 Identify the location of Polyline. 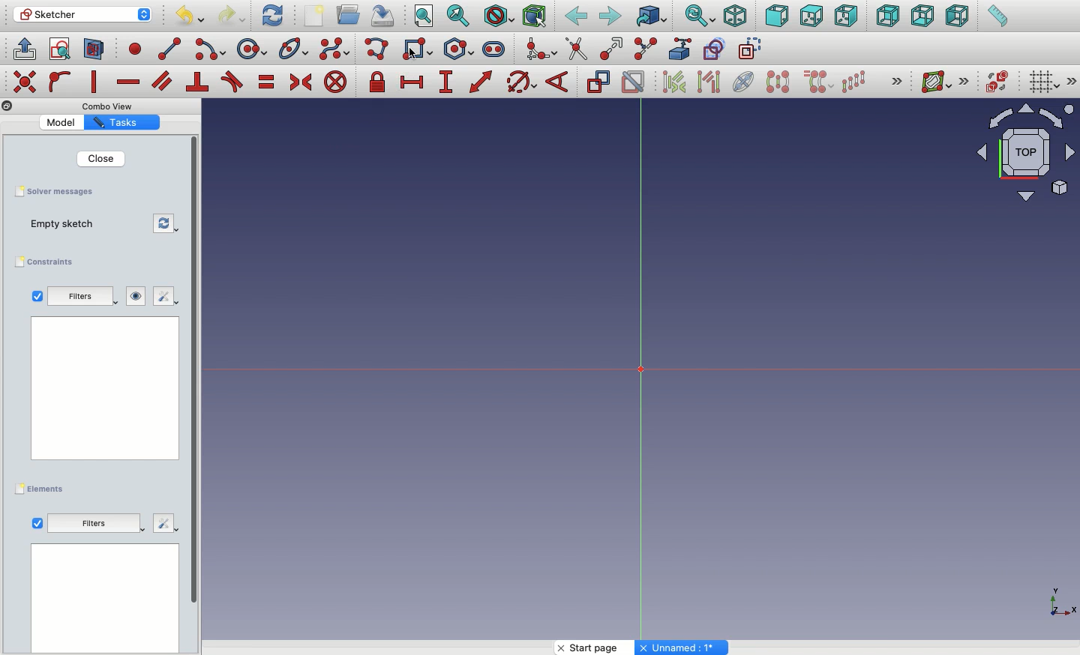
(379, 50).